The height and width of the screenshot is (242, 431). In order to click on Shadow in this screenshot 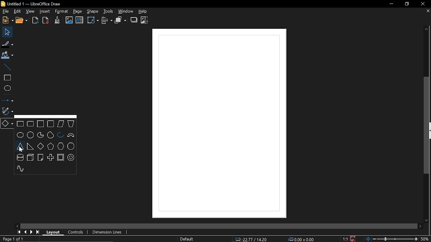, I will do `click(134, 20)`.